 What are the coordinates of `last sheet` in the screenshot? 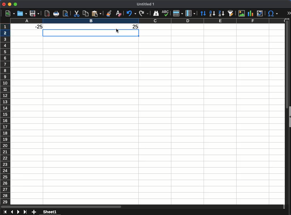 It's located at (25, 212).